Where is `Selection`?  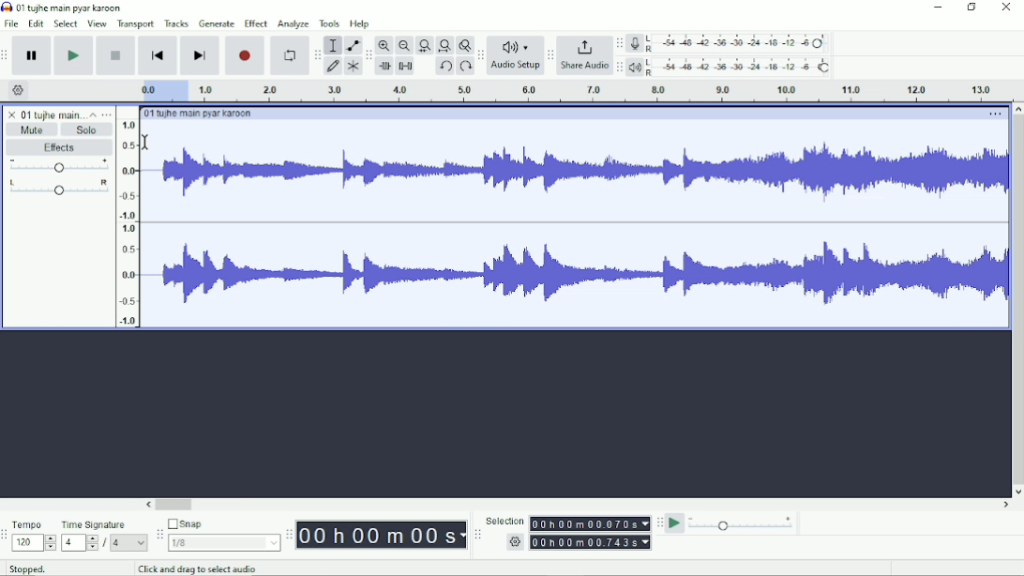 Selection is located at coordinates (504, 521).